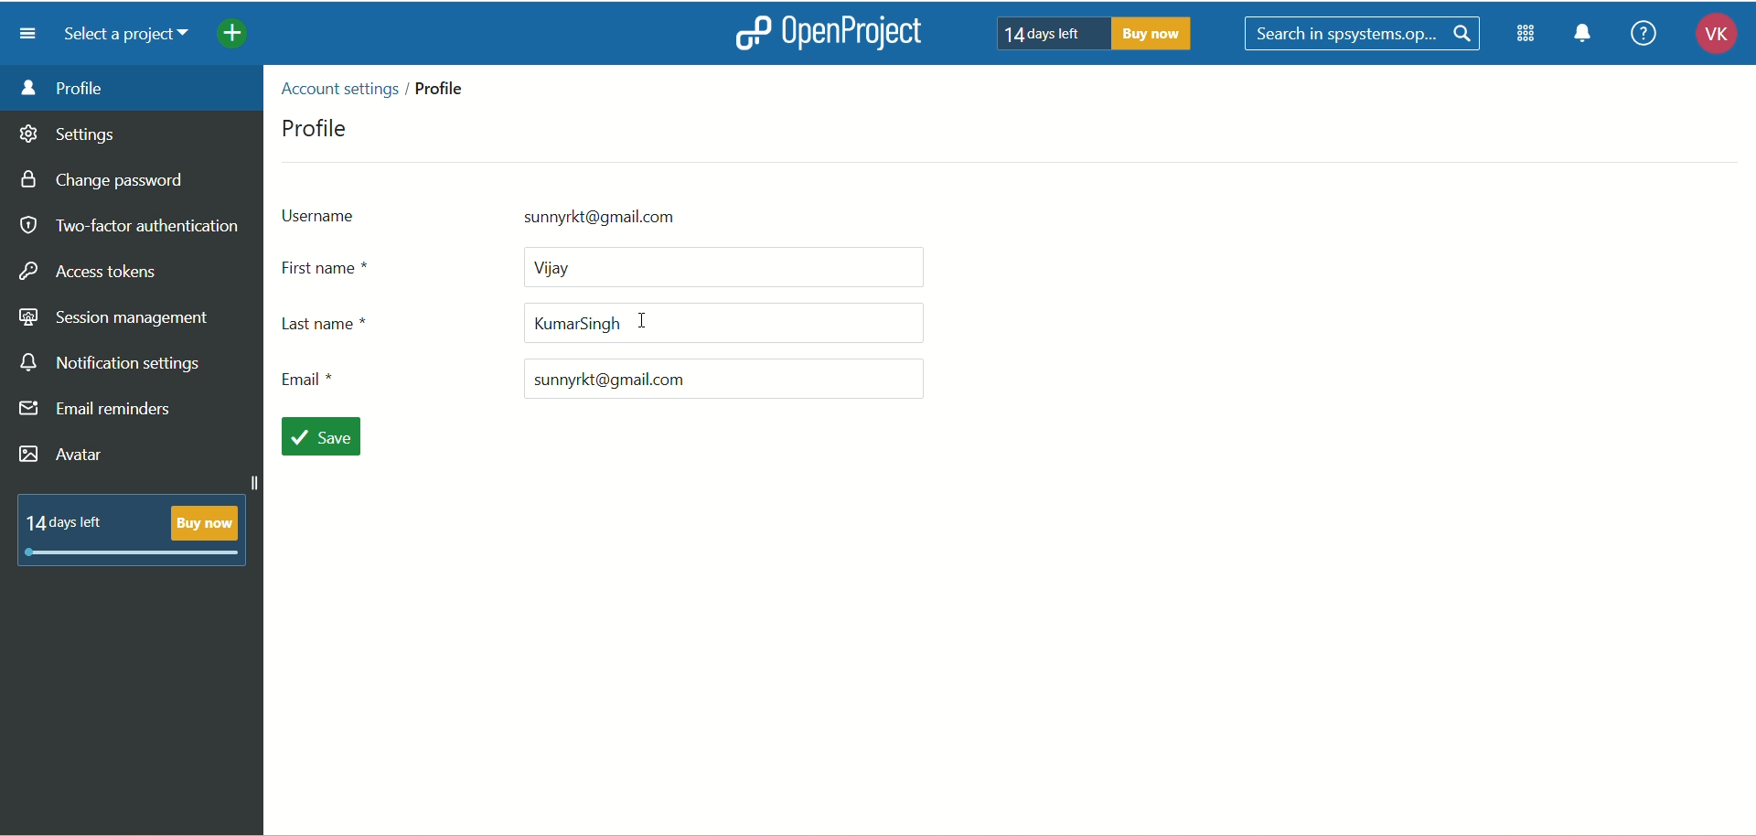  What do you see at coordinates (133, 529) in the screenshot?
I see `text` at bounding box center [133, 529].